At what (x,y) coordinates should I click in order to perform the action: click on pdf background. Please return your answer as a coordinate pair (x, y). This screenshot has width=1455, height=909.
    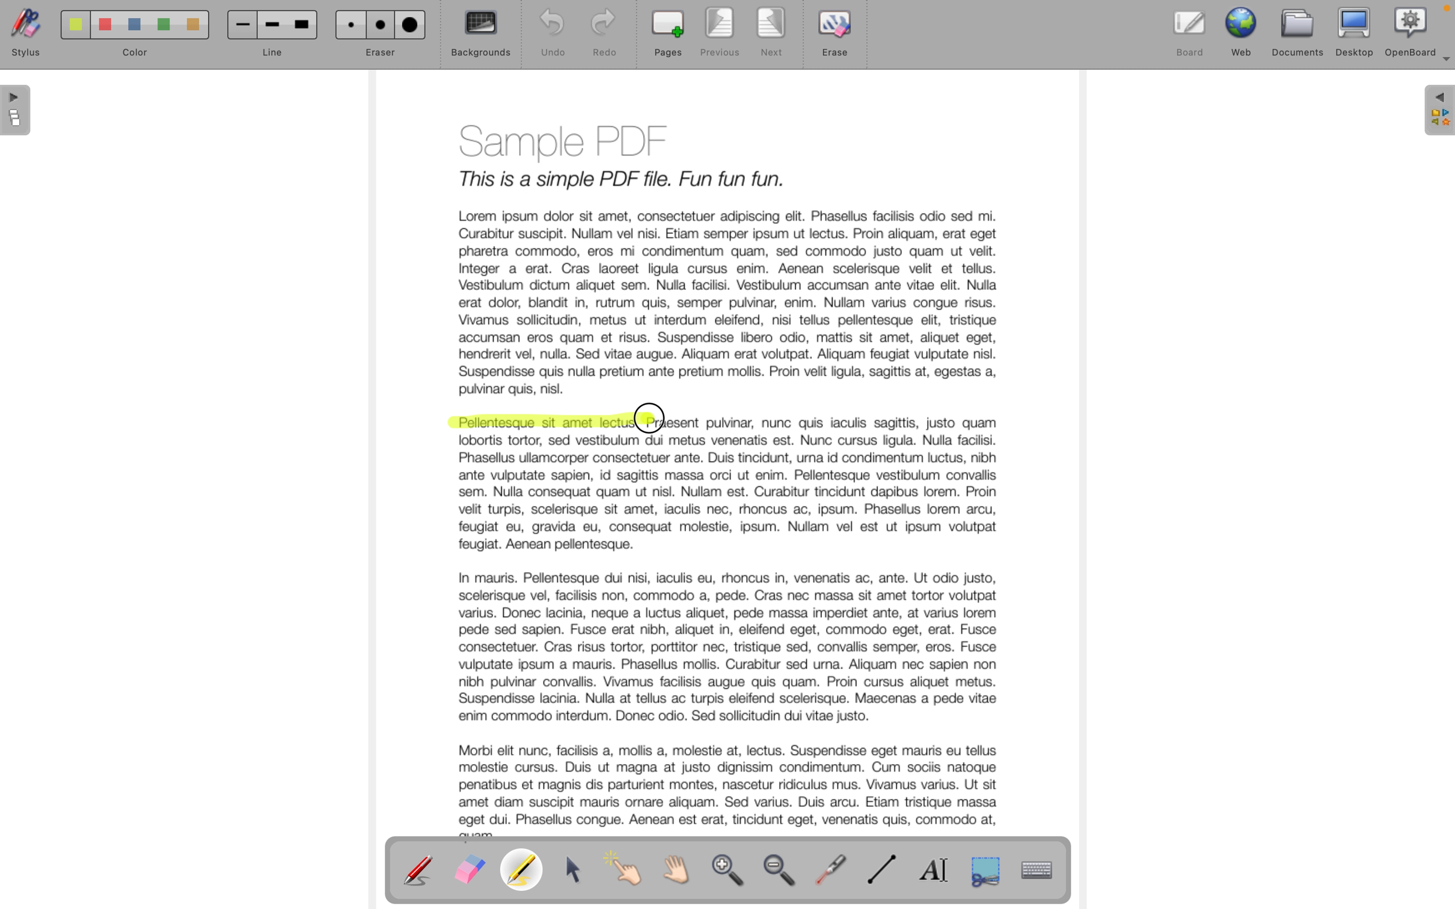
    Looking at the image, I should click on (726, 256).